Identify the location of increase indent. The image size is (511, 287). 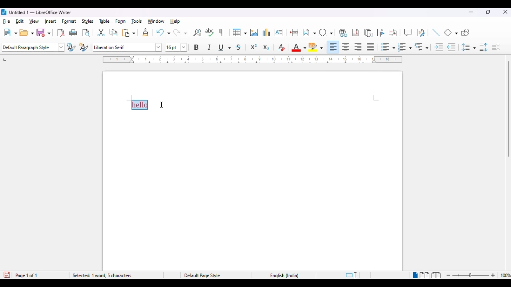
(438, 47).